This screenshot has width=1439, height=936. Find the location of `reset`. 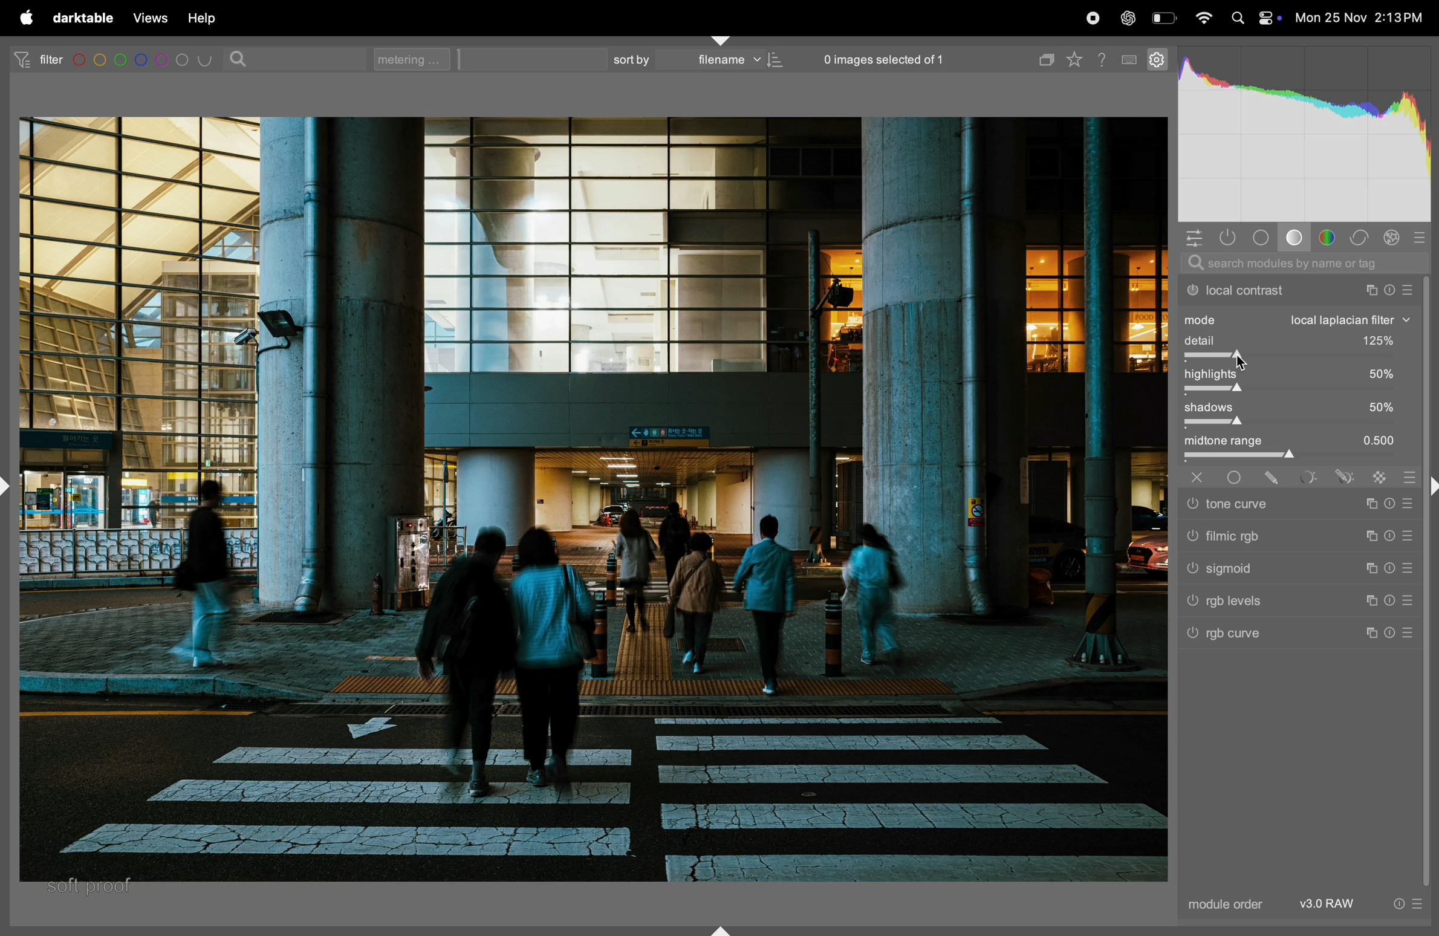

reset is located at coordinates (1391, 570).